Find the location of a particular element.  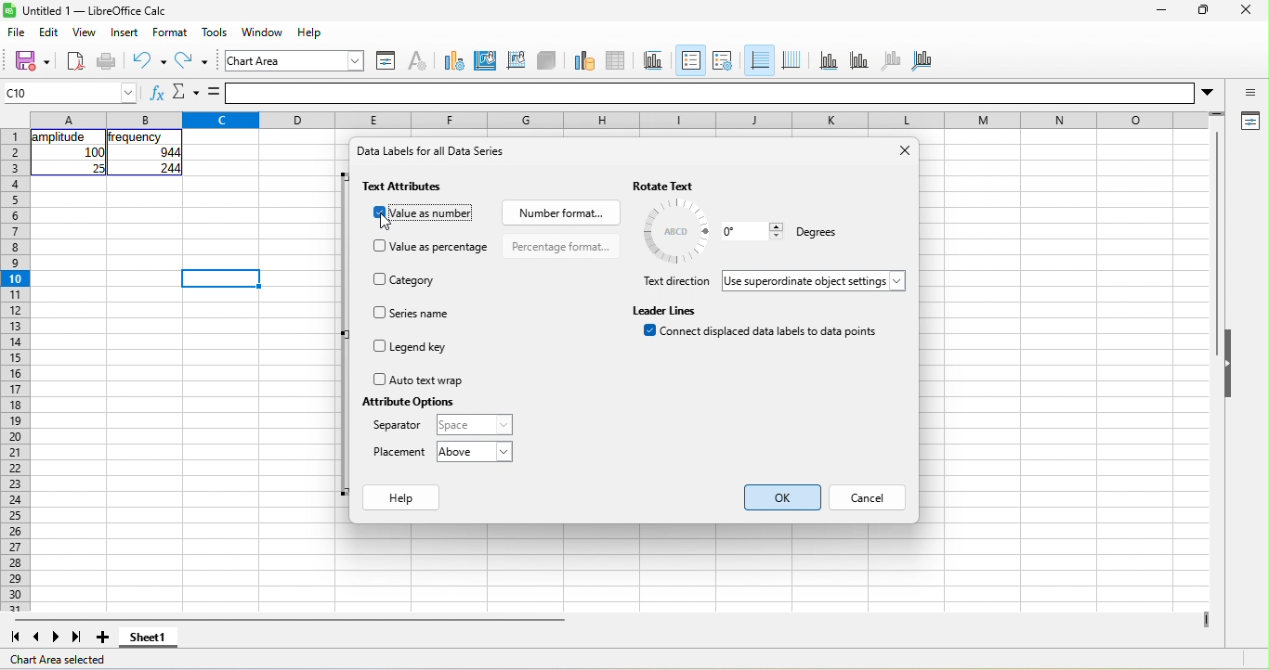

placement is located at coordinates (400, 453).